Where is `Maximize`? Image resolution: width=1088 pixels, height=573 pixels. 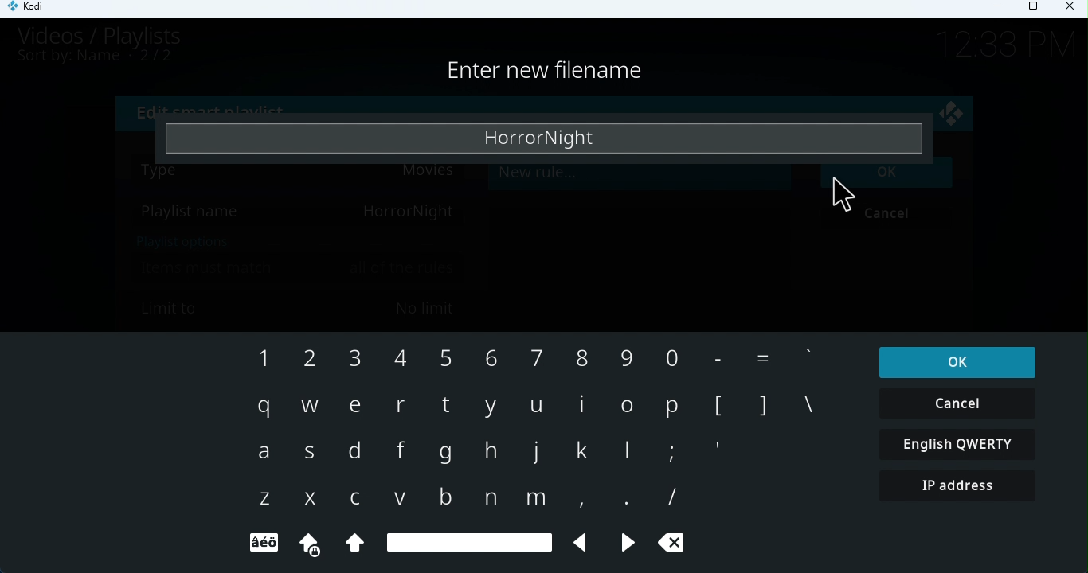 Maximize is located at coordinates (1036, 7).